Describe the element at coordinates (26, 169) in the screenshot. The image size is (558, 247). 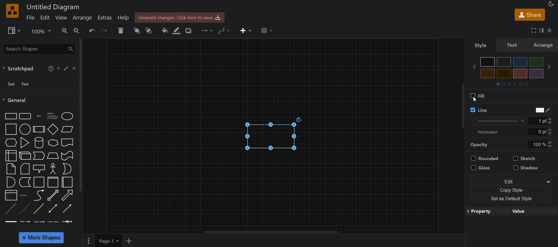
I see `card` at that location.